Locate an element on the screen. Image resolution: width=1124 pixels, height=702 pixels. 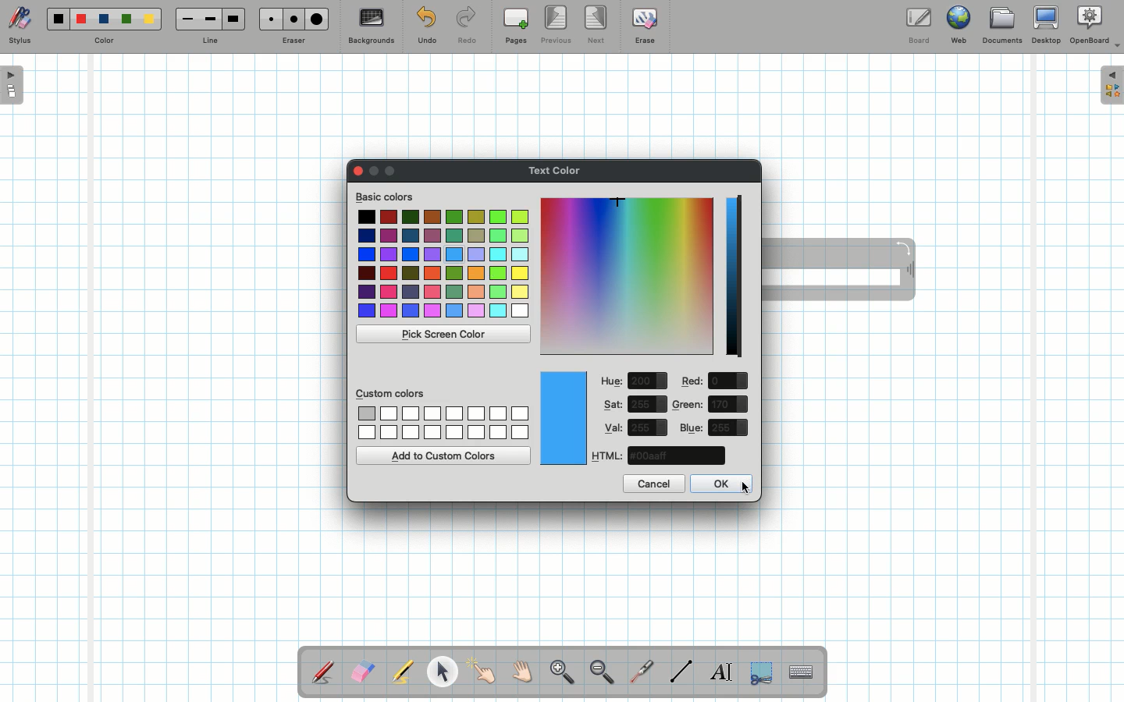
Board is located at coordinates (918, 26).